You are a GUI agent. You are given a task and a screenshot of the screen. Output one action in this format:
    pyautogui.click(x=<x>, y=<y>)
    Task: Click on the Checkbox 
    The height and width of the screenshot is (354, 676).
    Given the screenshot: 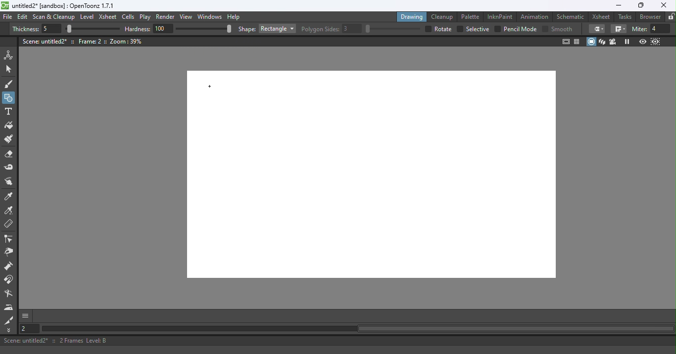 What is the action you would take?
    pyautogui.click(x=545, y=28)
    